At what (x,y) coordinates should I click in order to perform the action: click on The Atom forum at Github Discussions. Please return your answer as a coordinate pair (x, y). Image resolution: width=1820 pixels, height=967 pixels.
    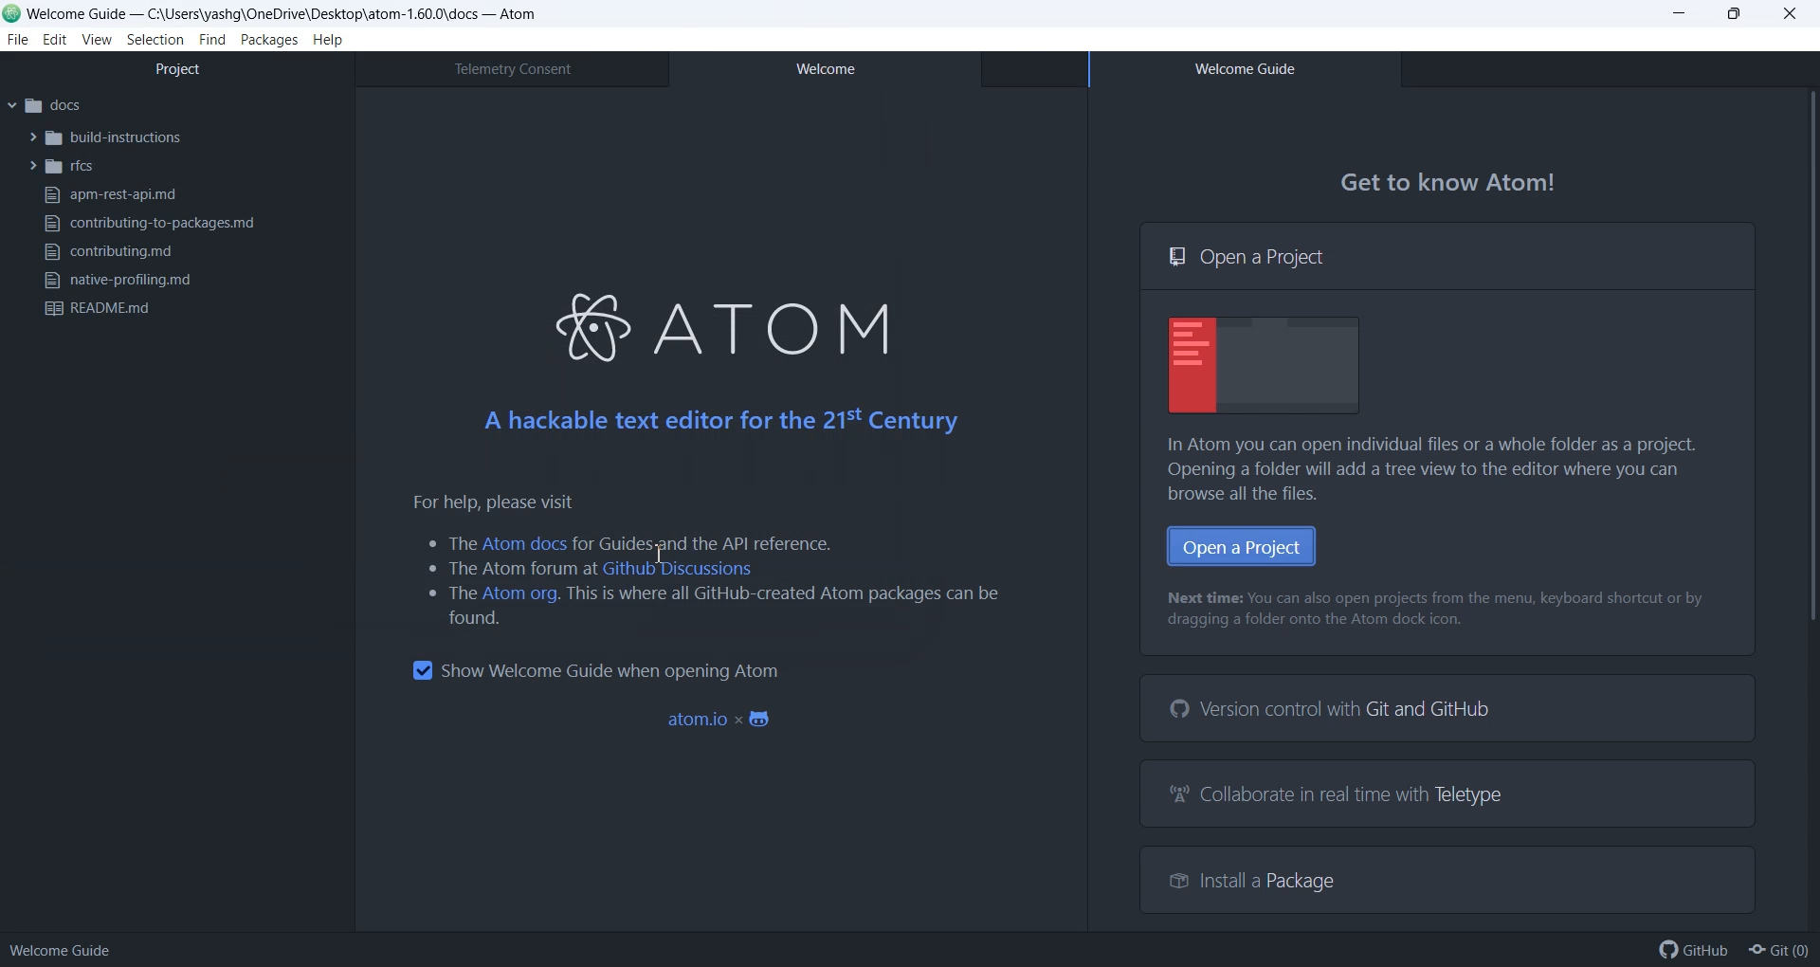
    Looking at the image, I should click on (592, 569).